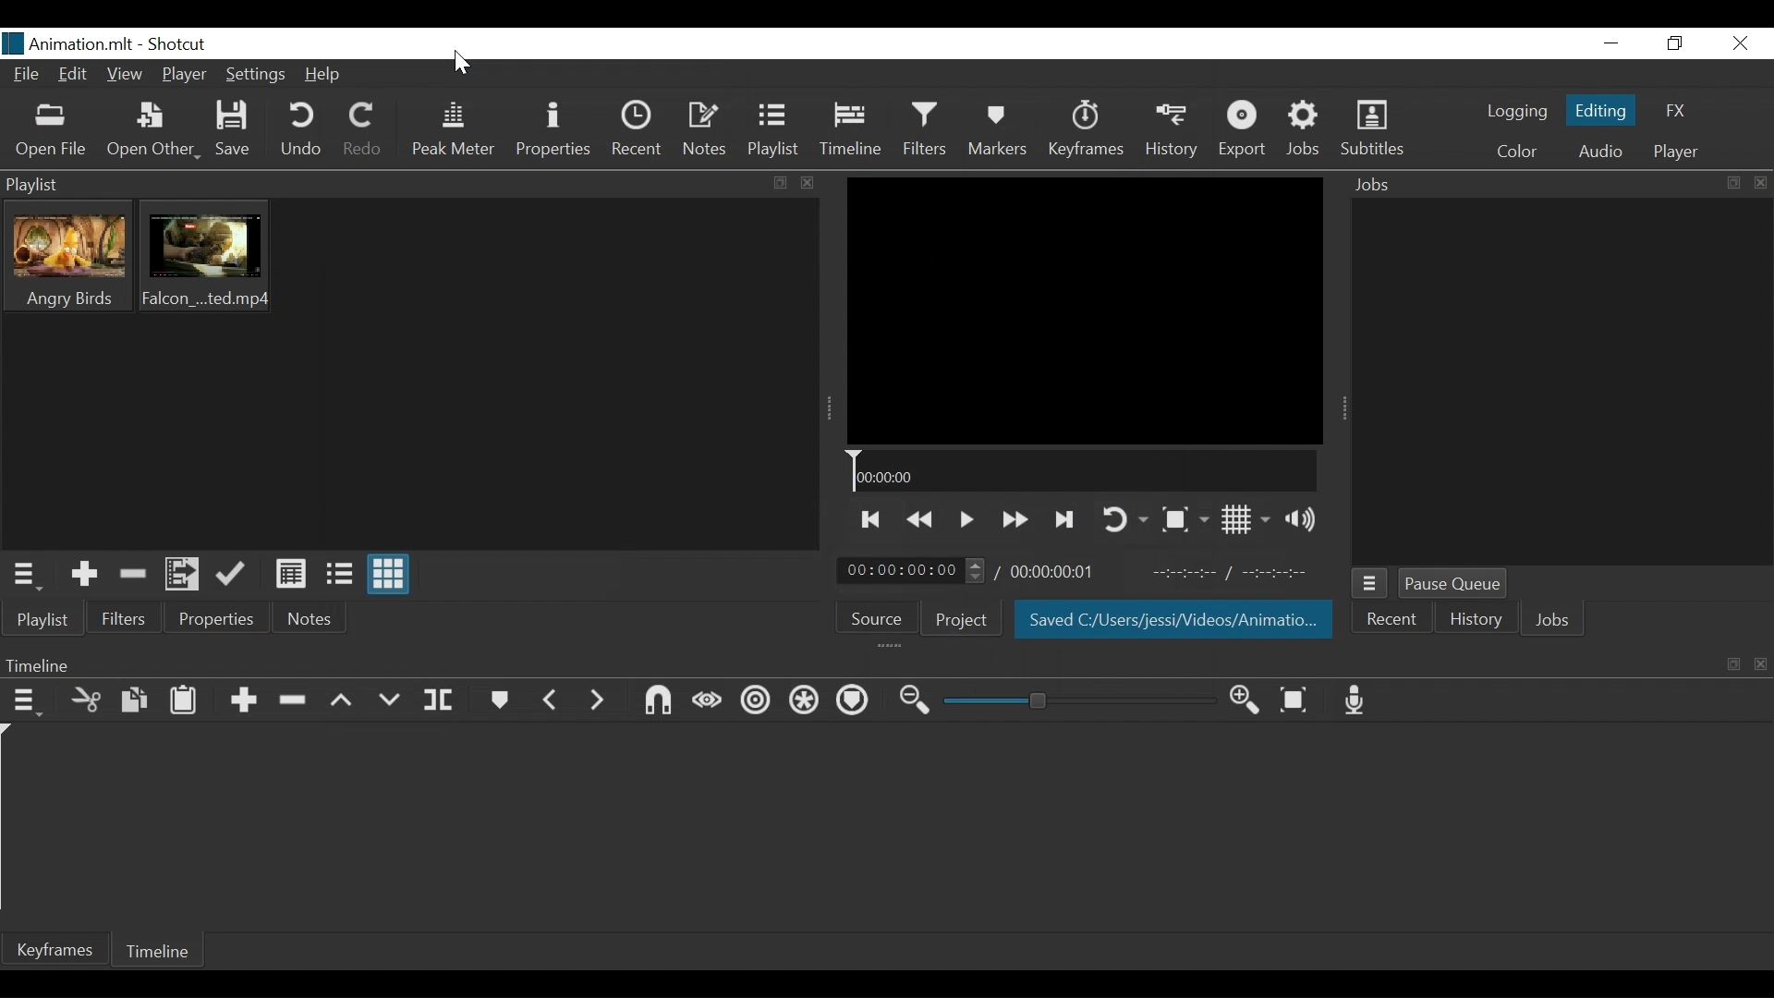 This screenshot has height=998, width=1774. I want to click on Subtitles, so click(1371, 130).